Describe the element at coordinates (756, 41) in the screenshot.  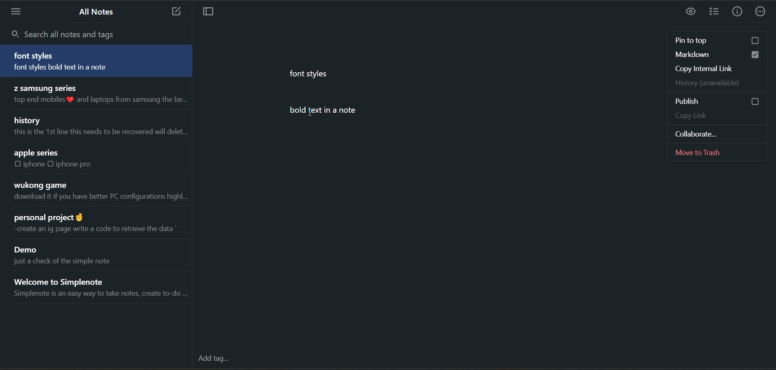
I see `checkbox` at that location.